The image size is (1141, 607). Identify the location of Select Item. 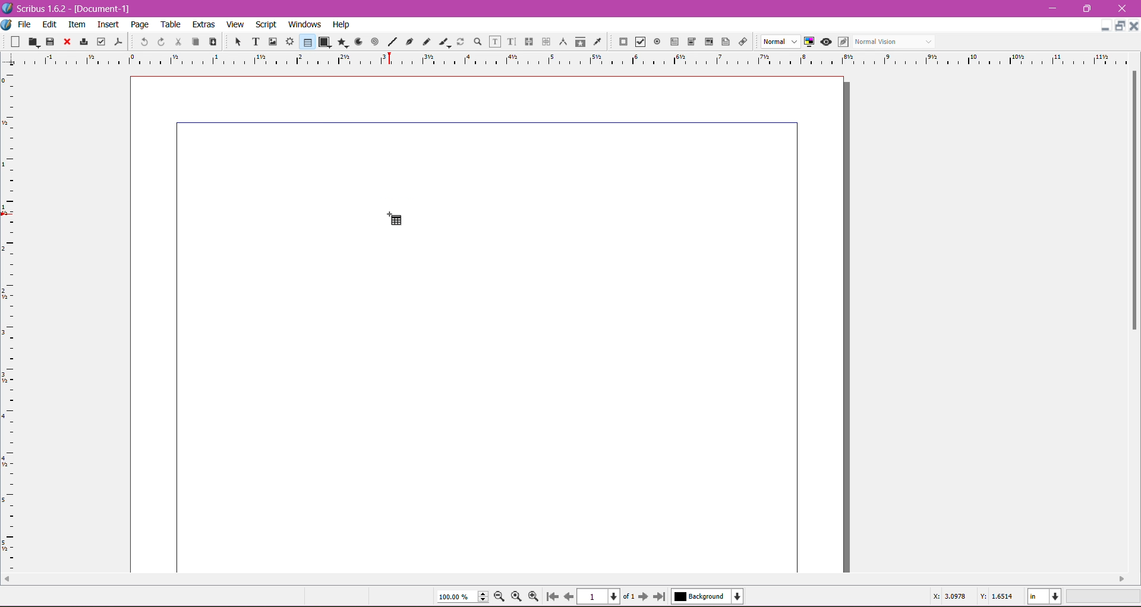
(233, 41).